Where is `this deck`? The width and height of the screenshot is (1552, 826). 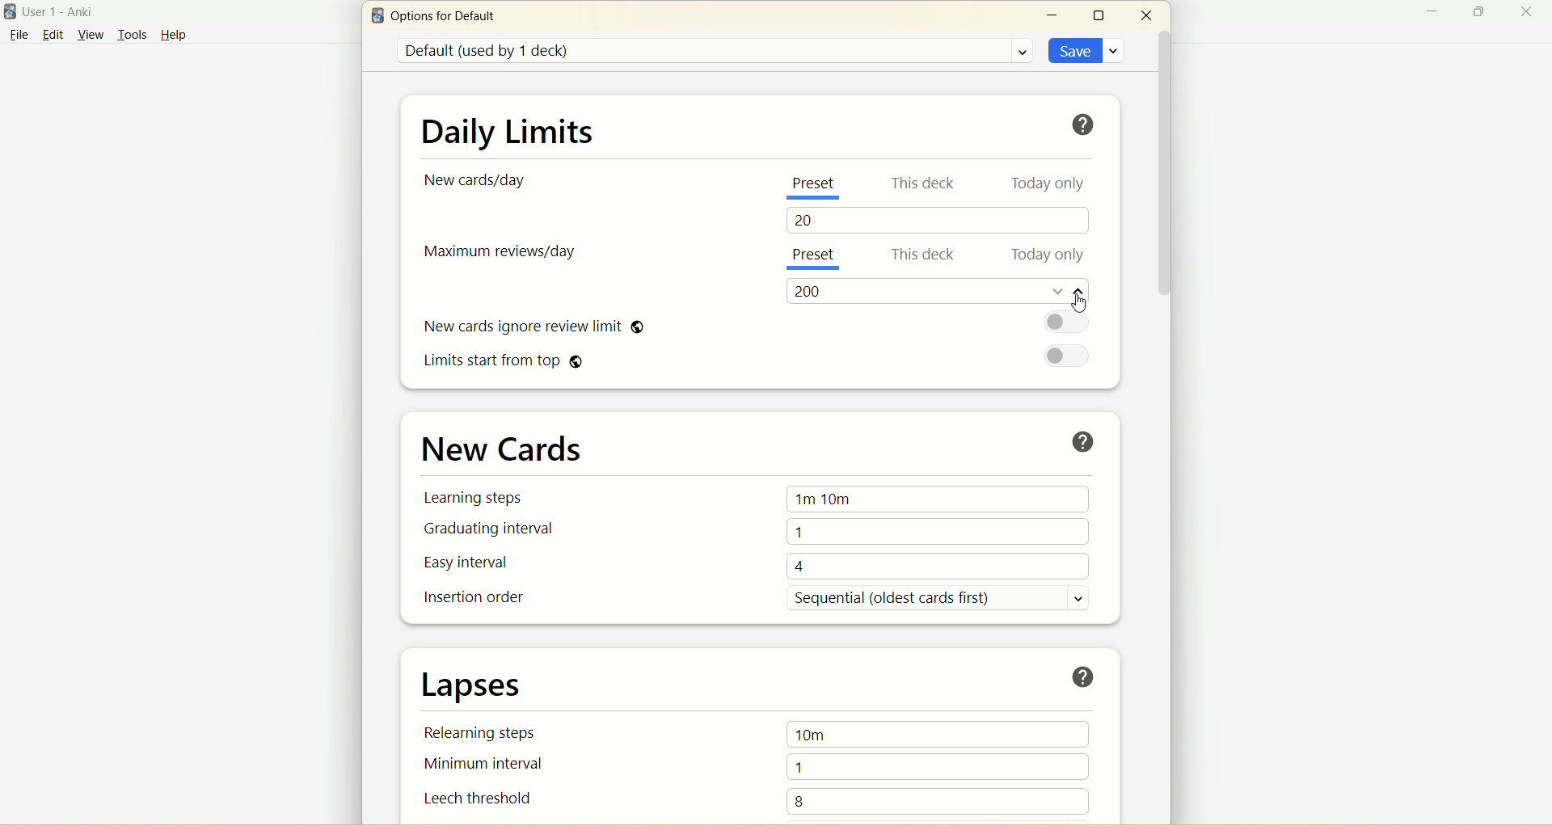
this deck is located at coordinates (925, 182).